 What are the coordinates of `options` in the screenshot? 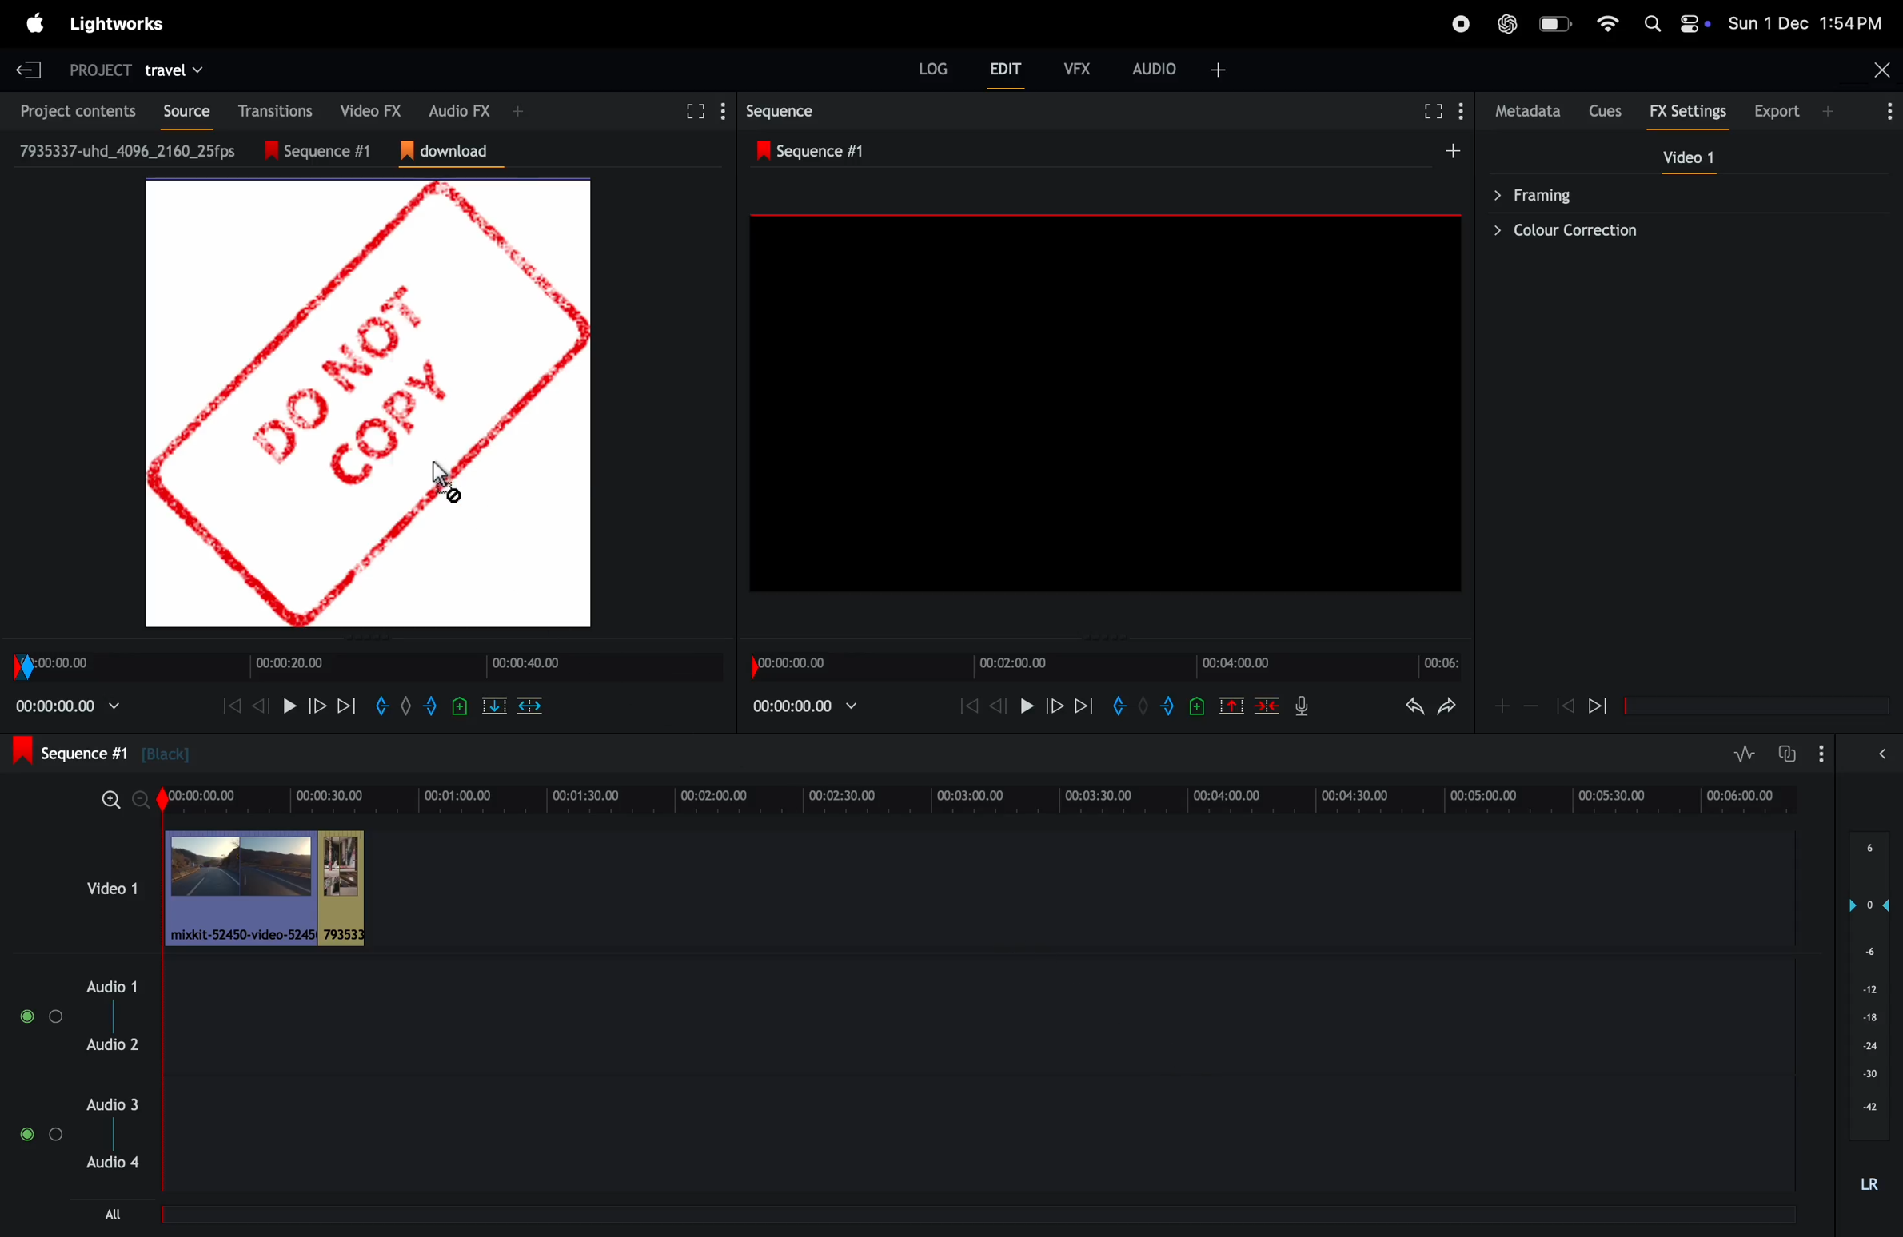 It's located at (41, 1134).